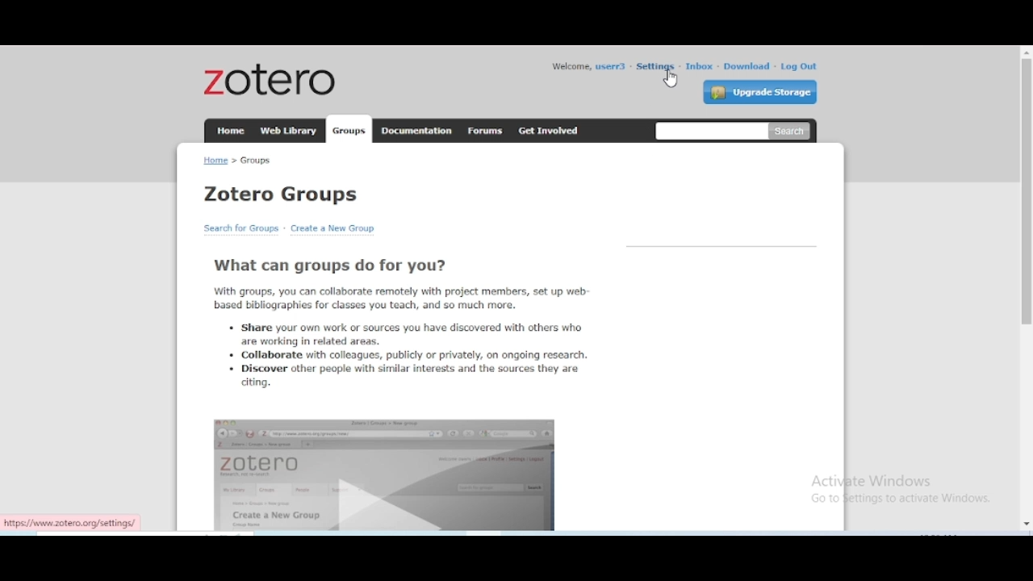 The height and width of the screenshot is (581, 1033). I want to click on inbox, so click(699, 66).